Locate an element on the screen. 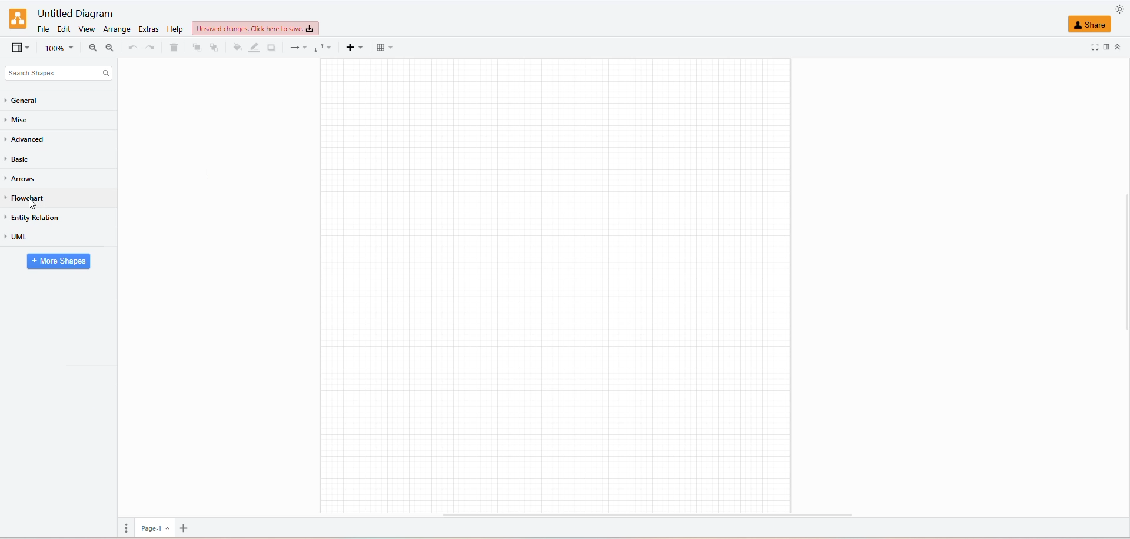 This screenshot has height=539, width=1130. TO FRONT is located at coordinates (195, 48).